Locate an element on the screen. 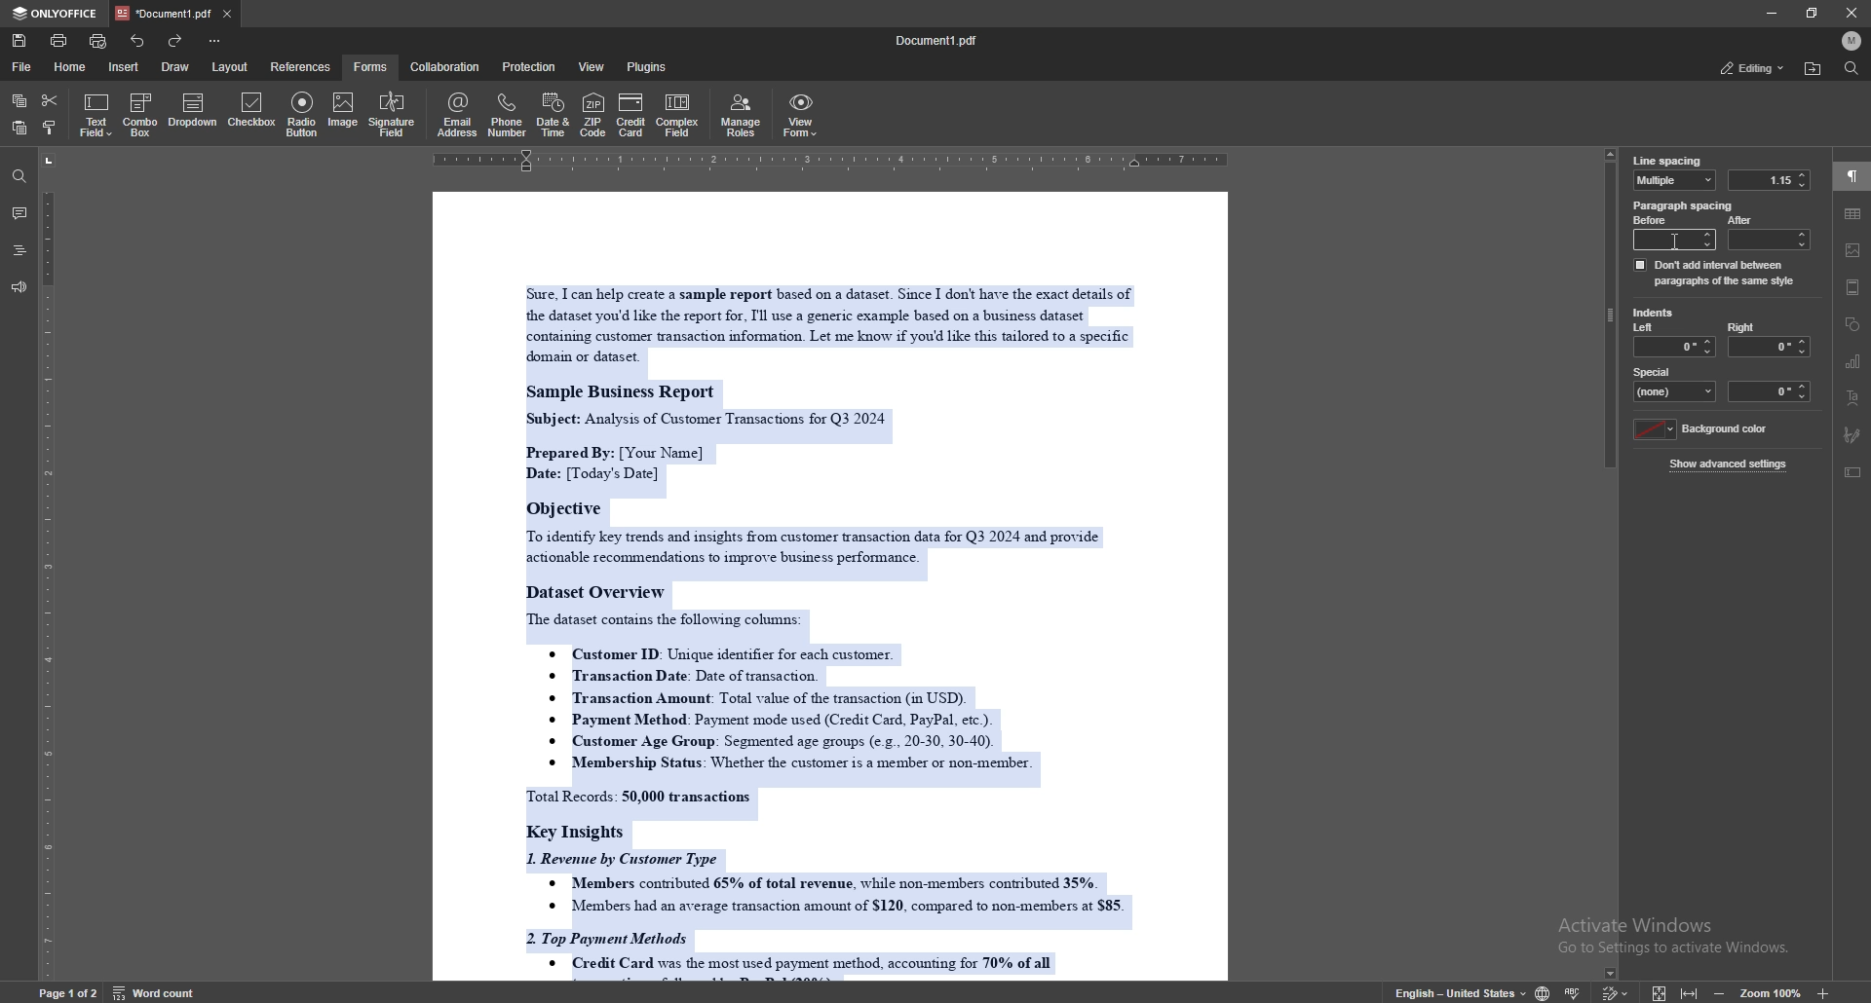  zoom out is located at coordinates (1723, 990).